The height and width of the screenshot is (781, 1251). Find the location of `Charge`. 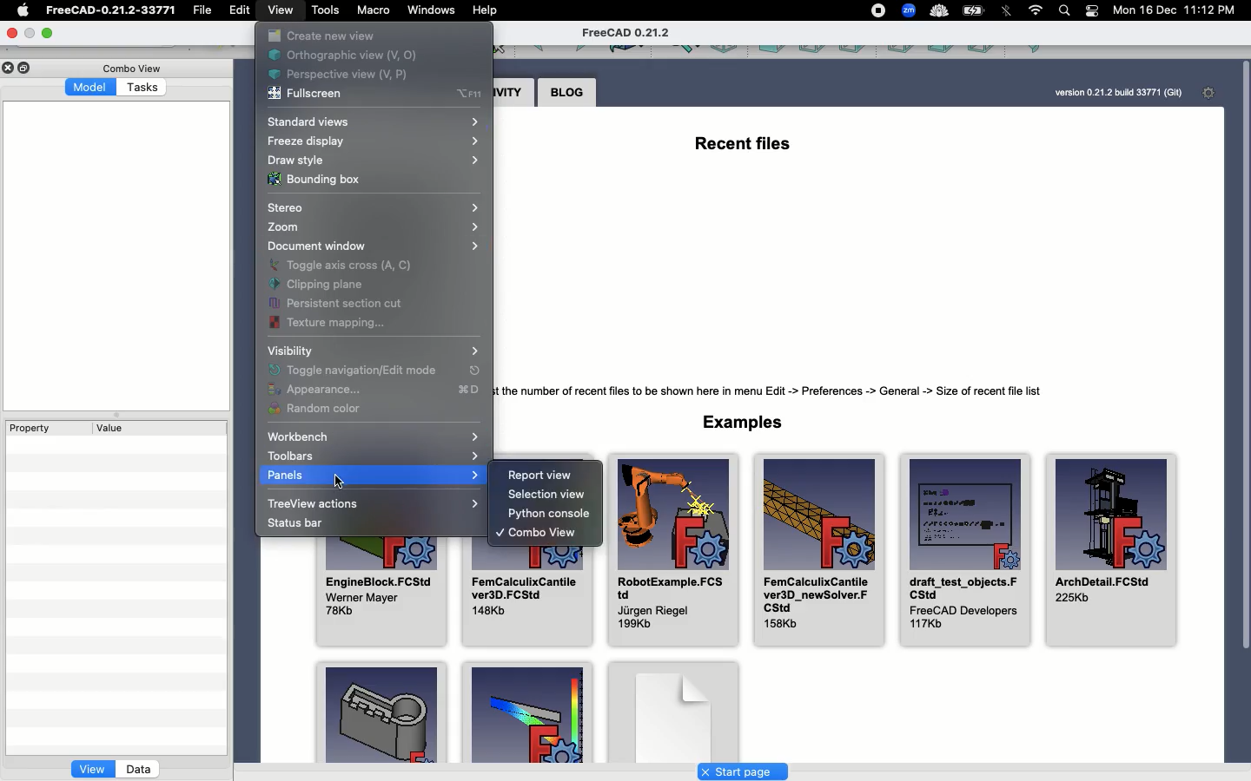

Charge is located at coordinates (976, 10).